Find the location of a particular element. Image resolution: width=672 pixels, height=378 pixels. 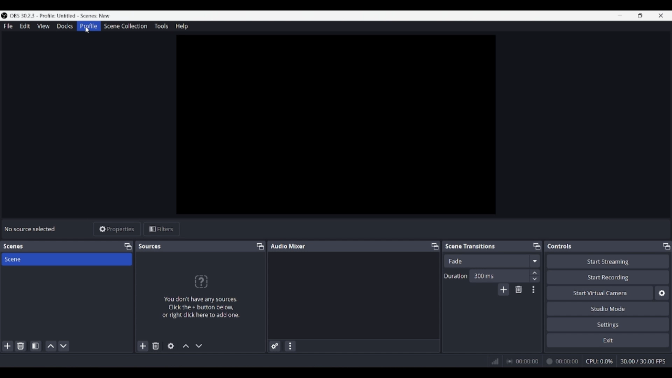

Studio mode is located at coordinates (608, 308).